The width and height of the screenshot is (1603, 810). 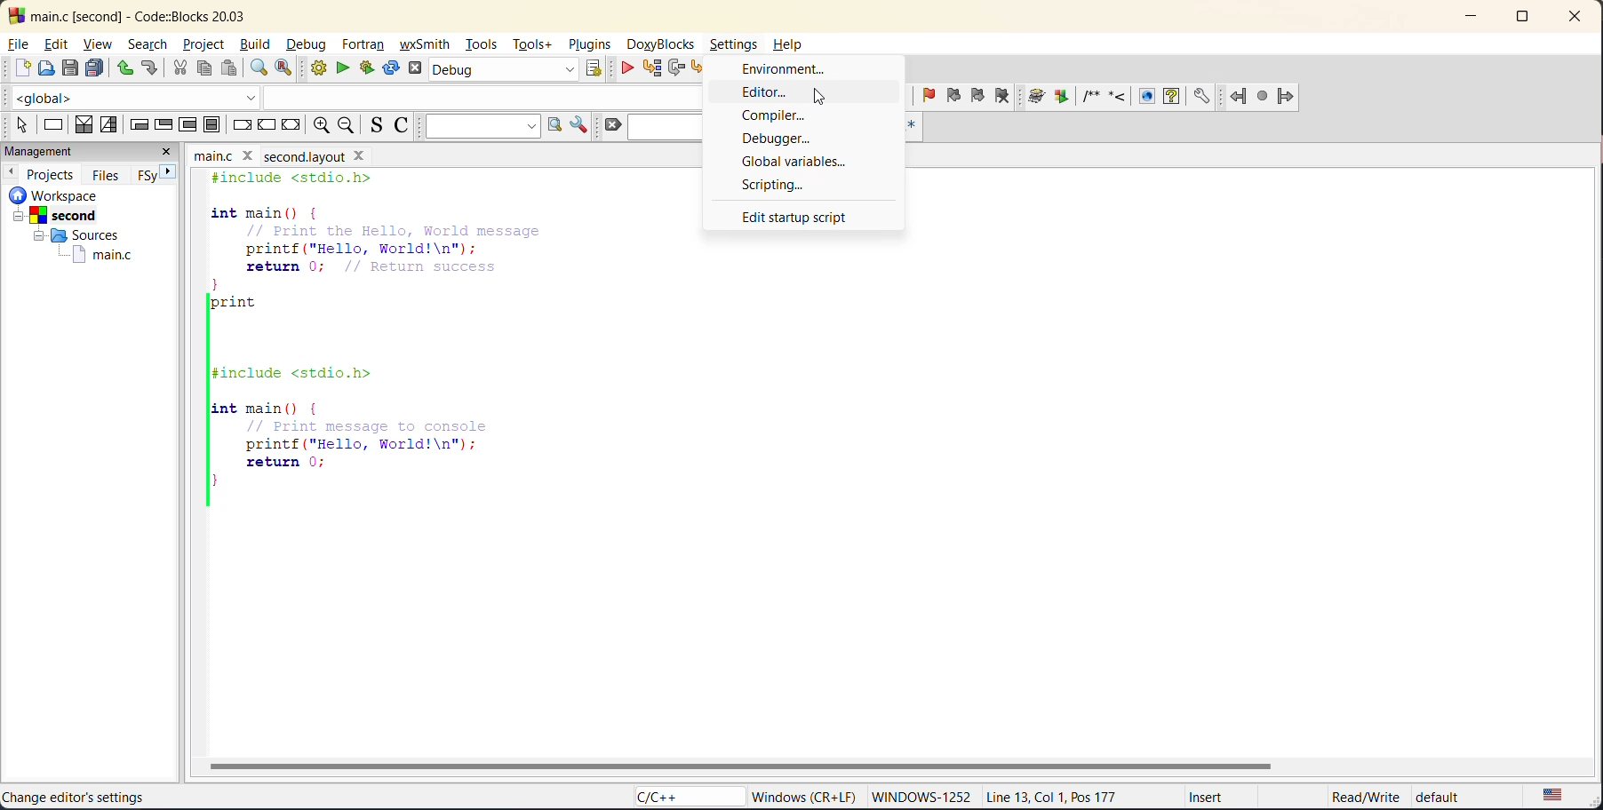 What do you see at coordinates (924, 96) in the screenshot?
I see `toggle bookmark` at bounding box center [924, 96].